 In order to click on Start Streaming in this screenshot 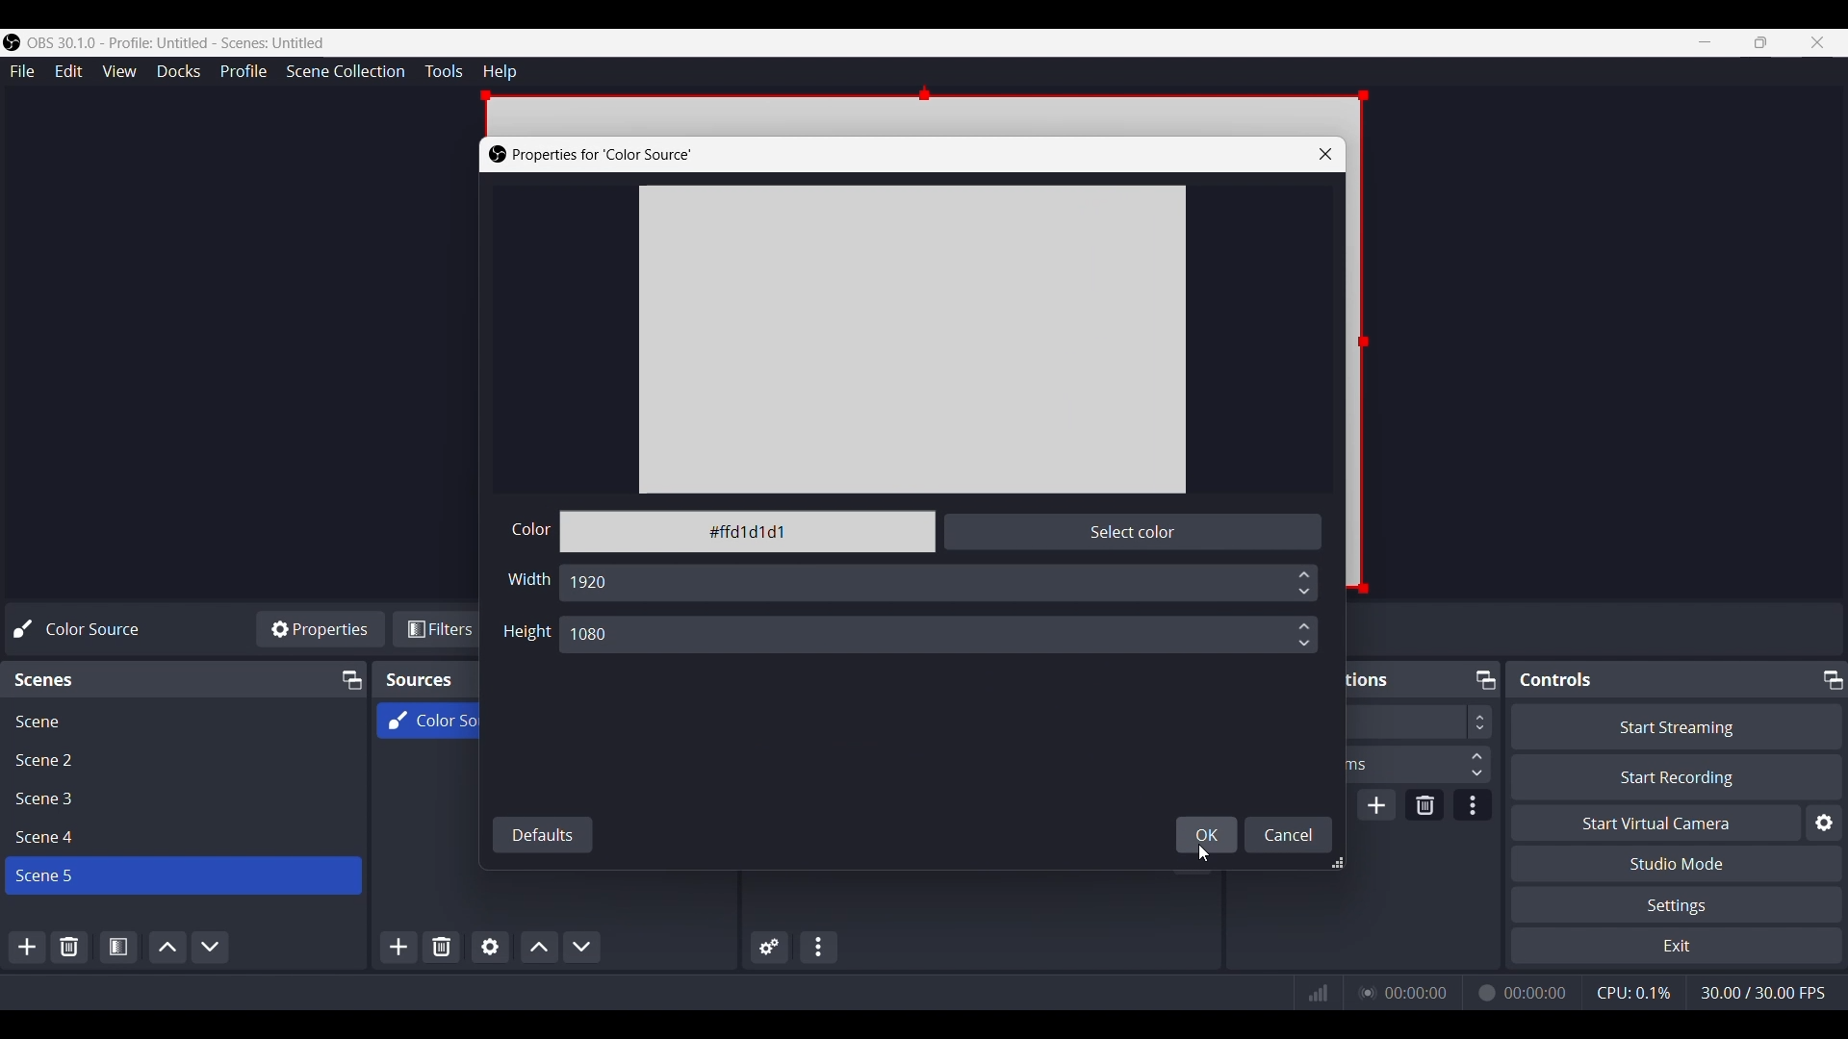, I will do `click(1674, 724)`.